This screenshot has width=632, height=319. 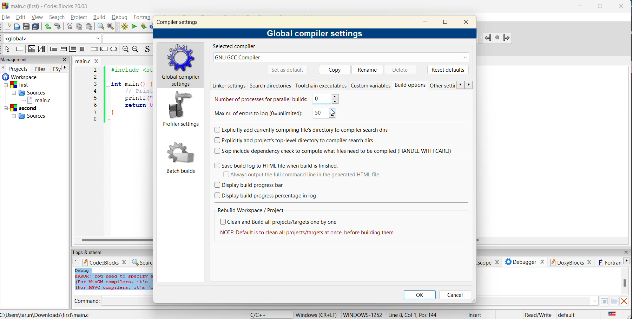 I want to click on cursor, so click(x=334, y=113).